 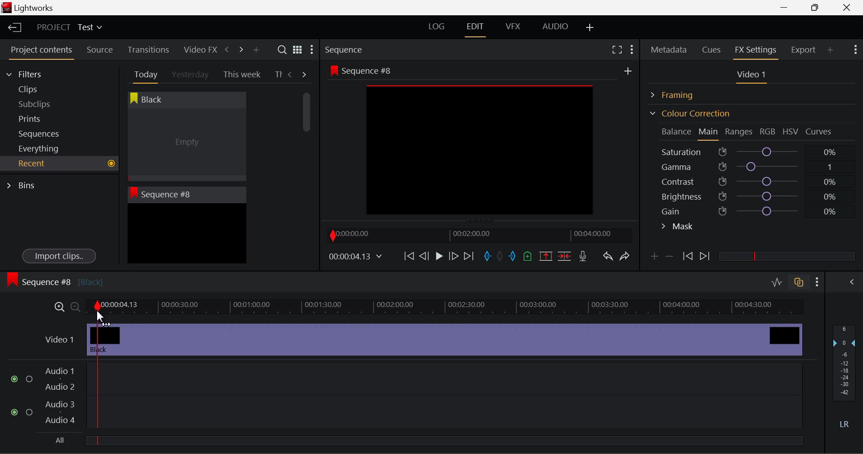 What do you see at coordinates (278, 74) in the screenshot?
I see `Th` at bounding box center [278, 74].